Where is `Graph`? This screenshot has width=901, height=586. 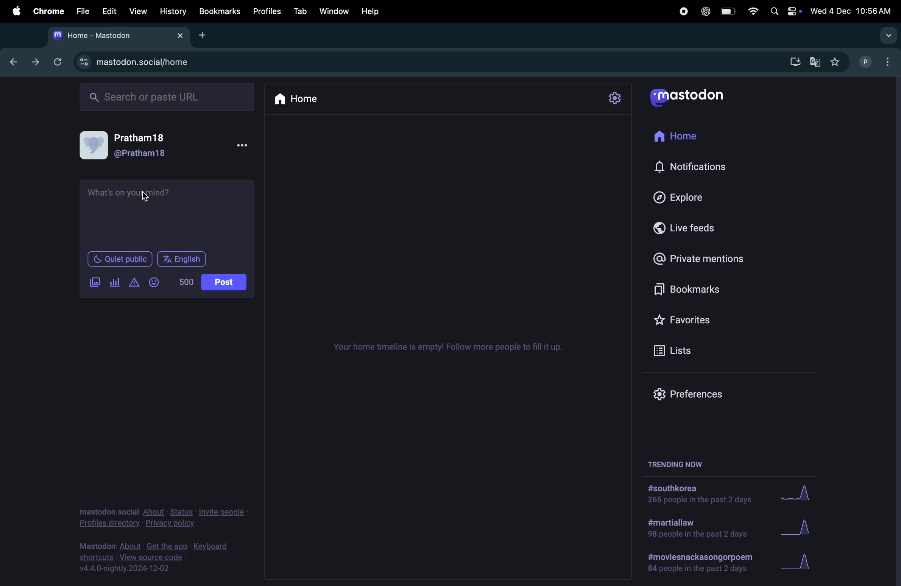
Graph is located at coordinates (804, 563).